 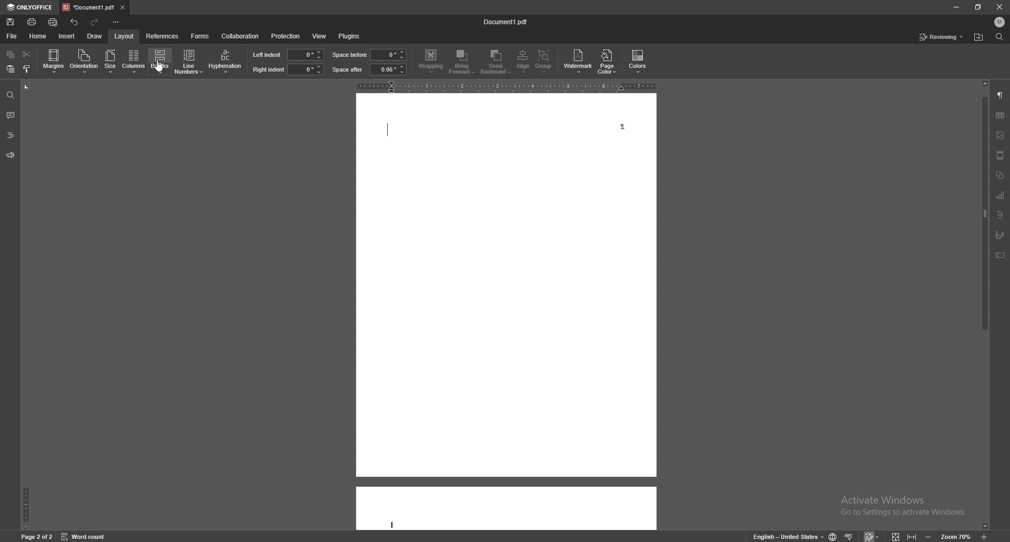 I want to click on copy, so click(x=11, y=54).